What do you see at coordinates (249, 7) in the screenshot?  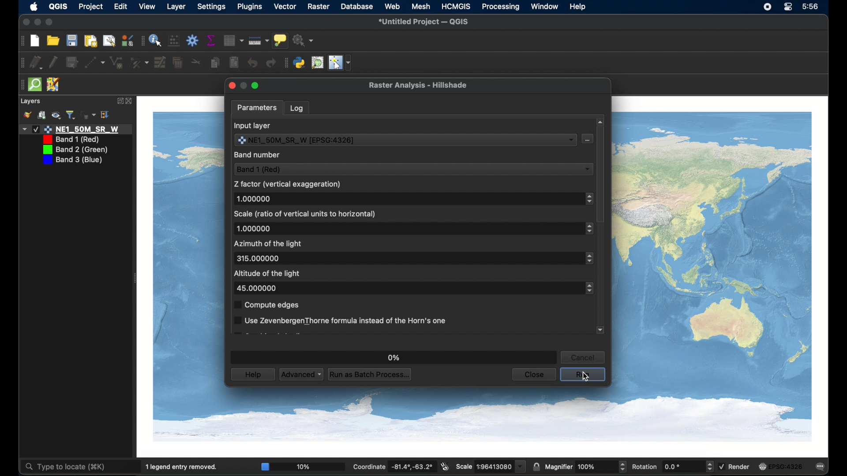 I see `plugins` at bounding box center [249, 7].